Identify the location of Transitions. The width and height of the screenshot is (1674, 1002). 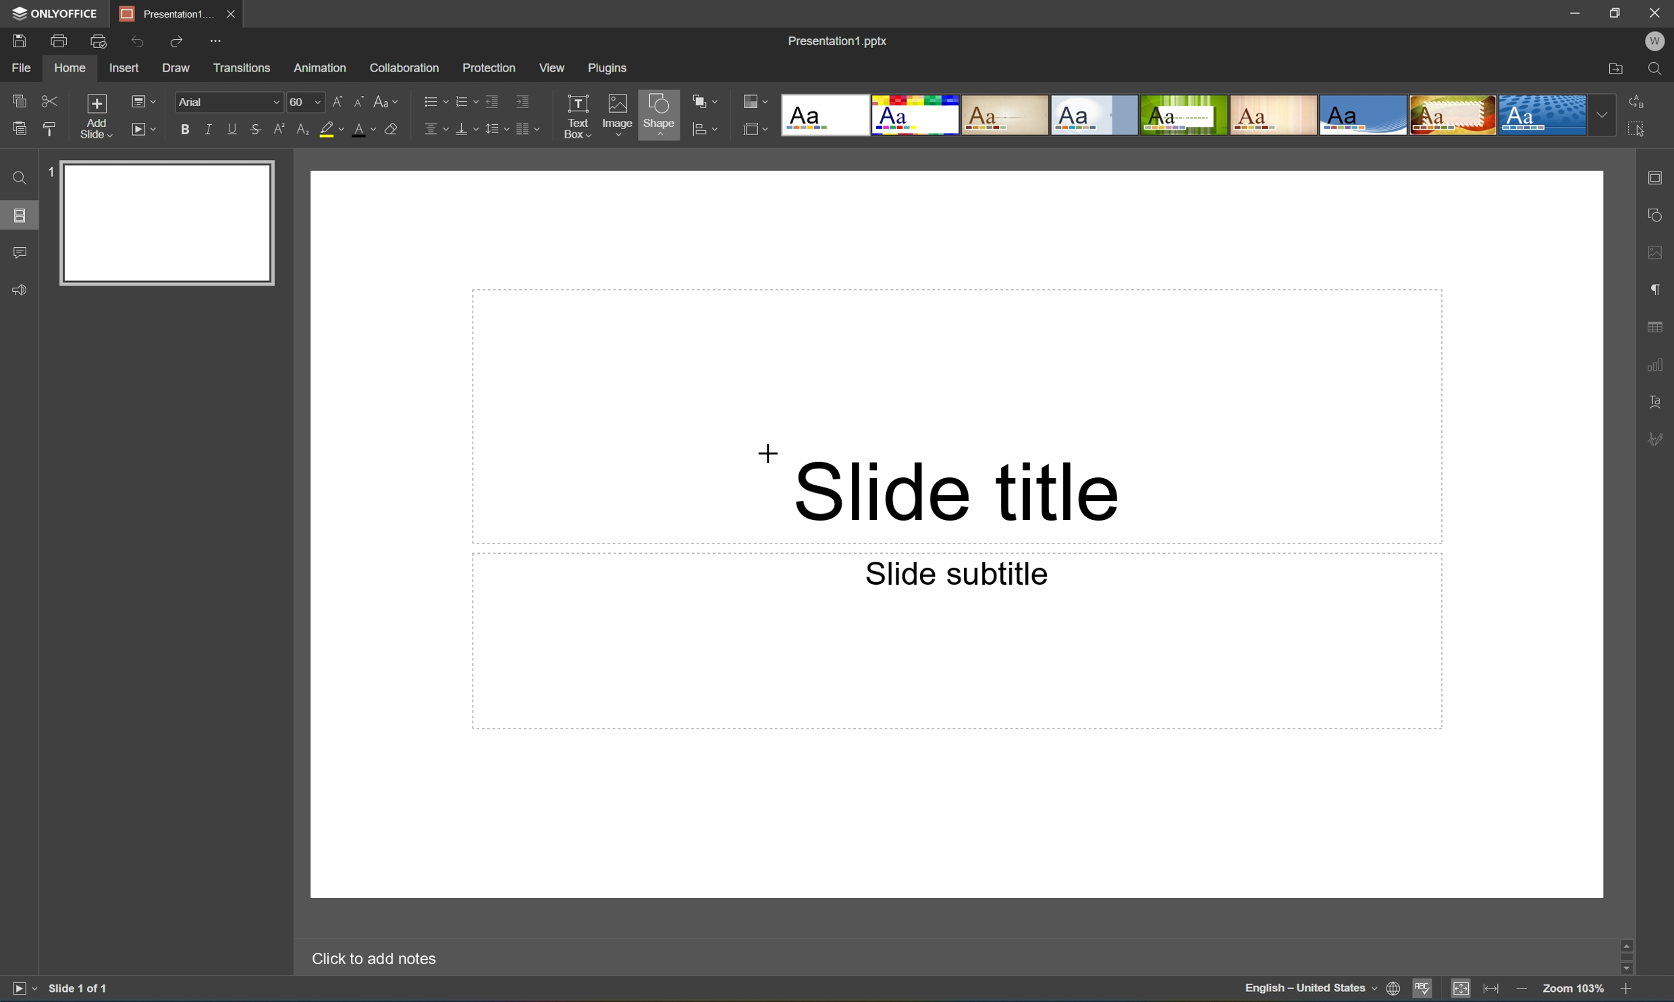
(240, 68).